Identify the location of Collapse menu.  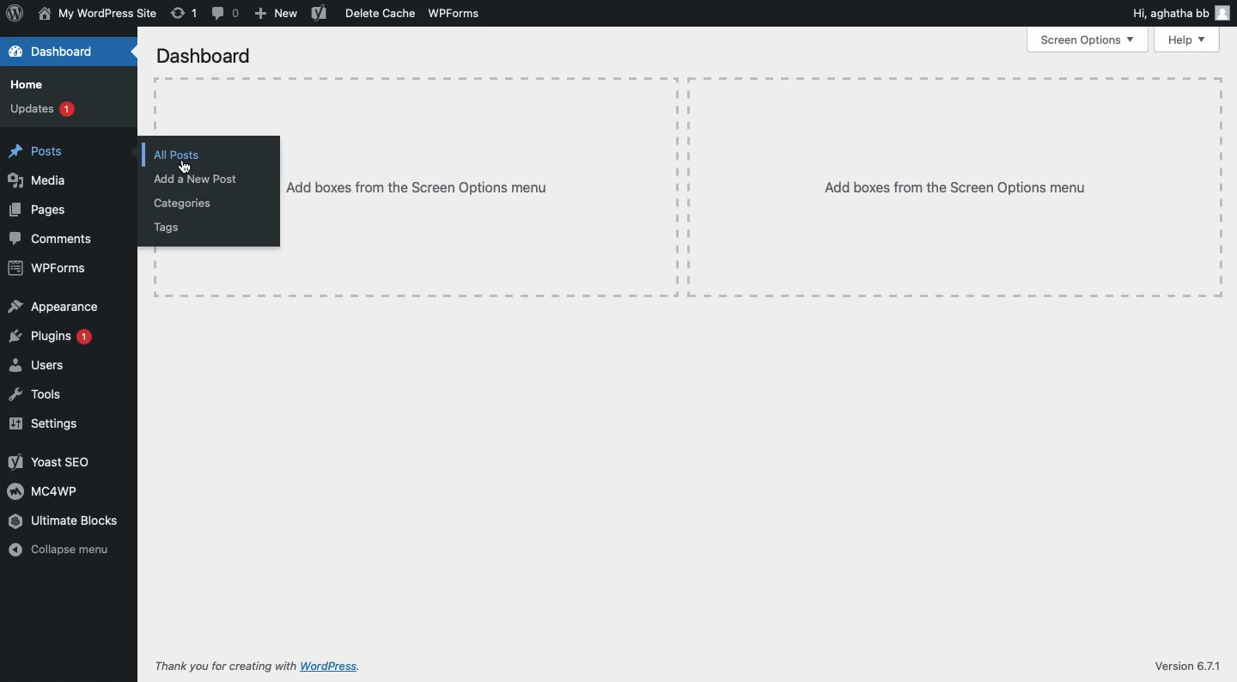
(64, 550).